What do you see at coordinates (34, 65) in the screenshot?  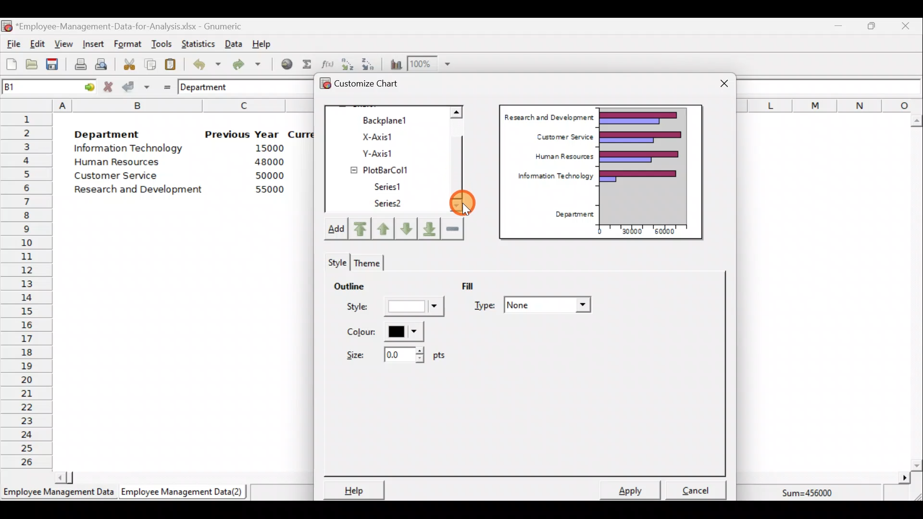 I see `Open a file` at bounding box center [34, 65].